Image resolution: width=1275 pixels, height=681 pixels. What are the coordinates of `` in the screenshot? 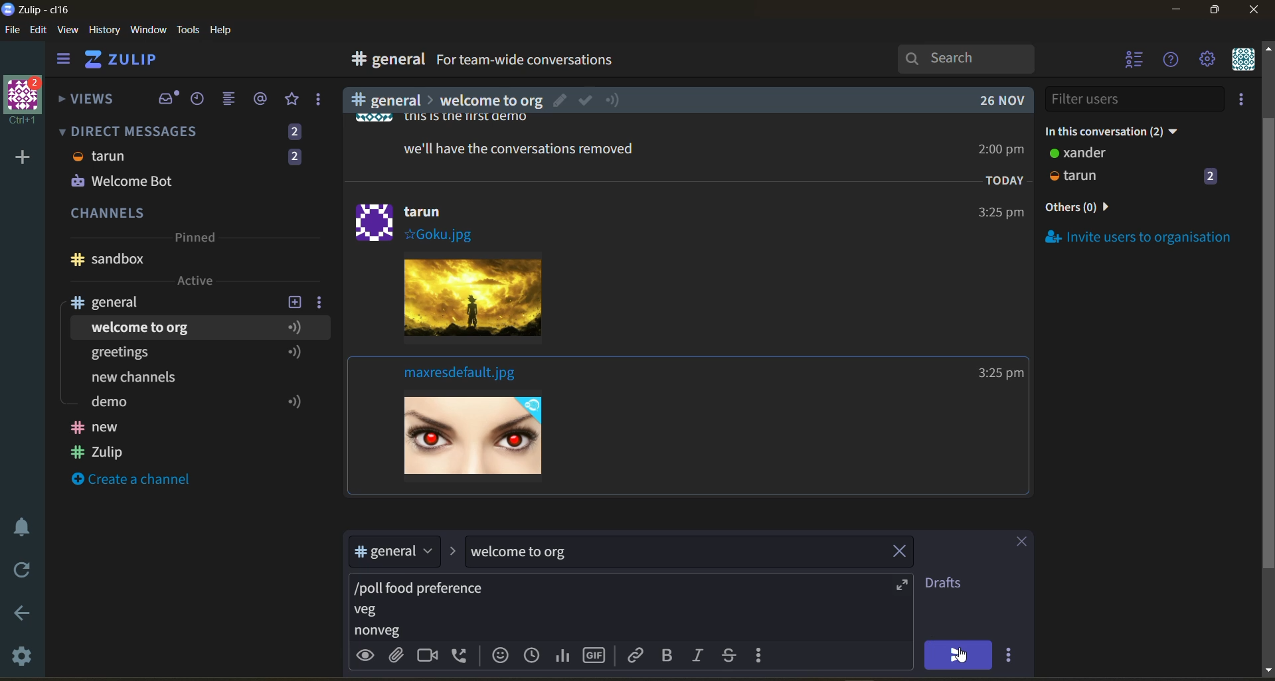 It's located at (1000, 214).